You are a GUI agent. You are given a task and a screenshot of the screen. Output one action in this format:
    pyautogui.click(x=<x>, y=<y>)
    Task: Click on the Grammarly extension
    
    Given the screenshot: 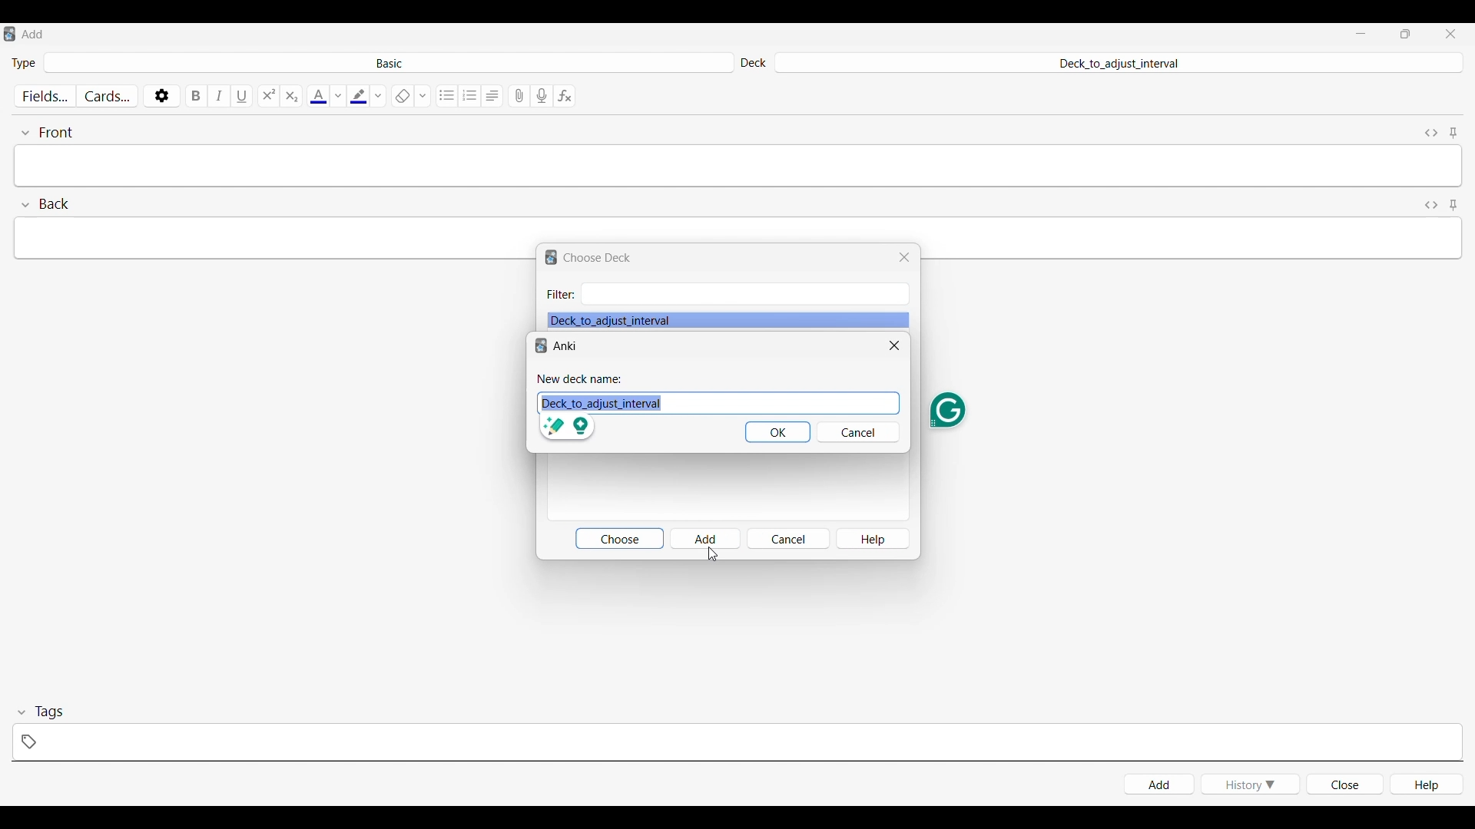 What is the action you would take?
    pyautogui.click(x=568, y=428)
    